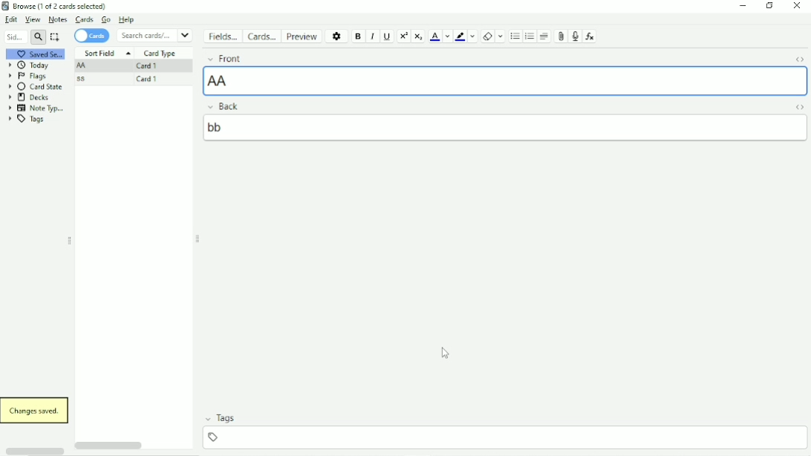  Describe the element at coordinates (222, 38) in the screenshot. I see `Fields` at that location.